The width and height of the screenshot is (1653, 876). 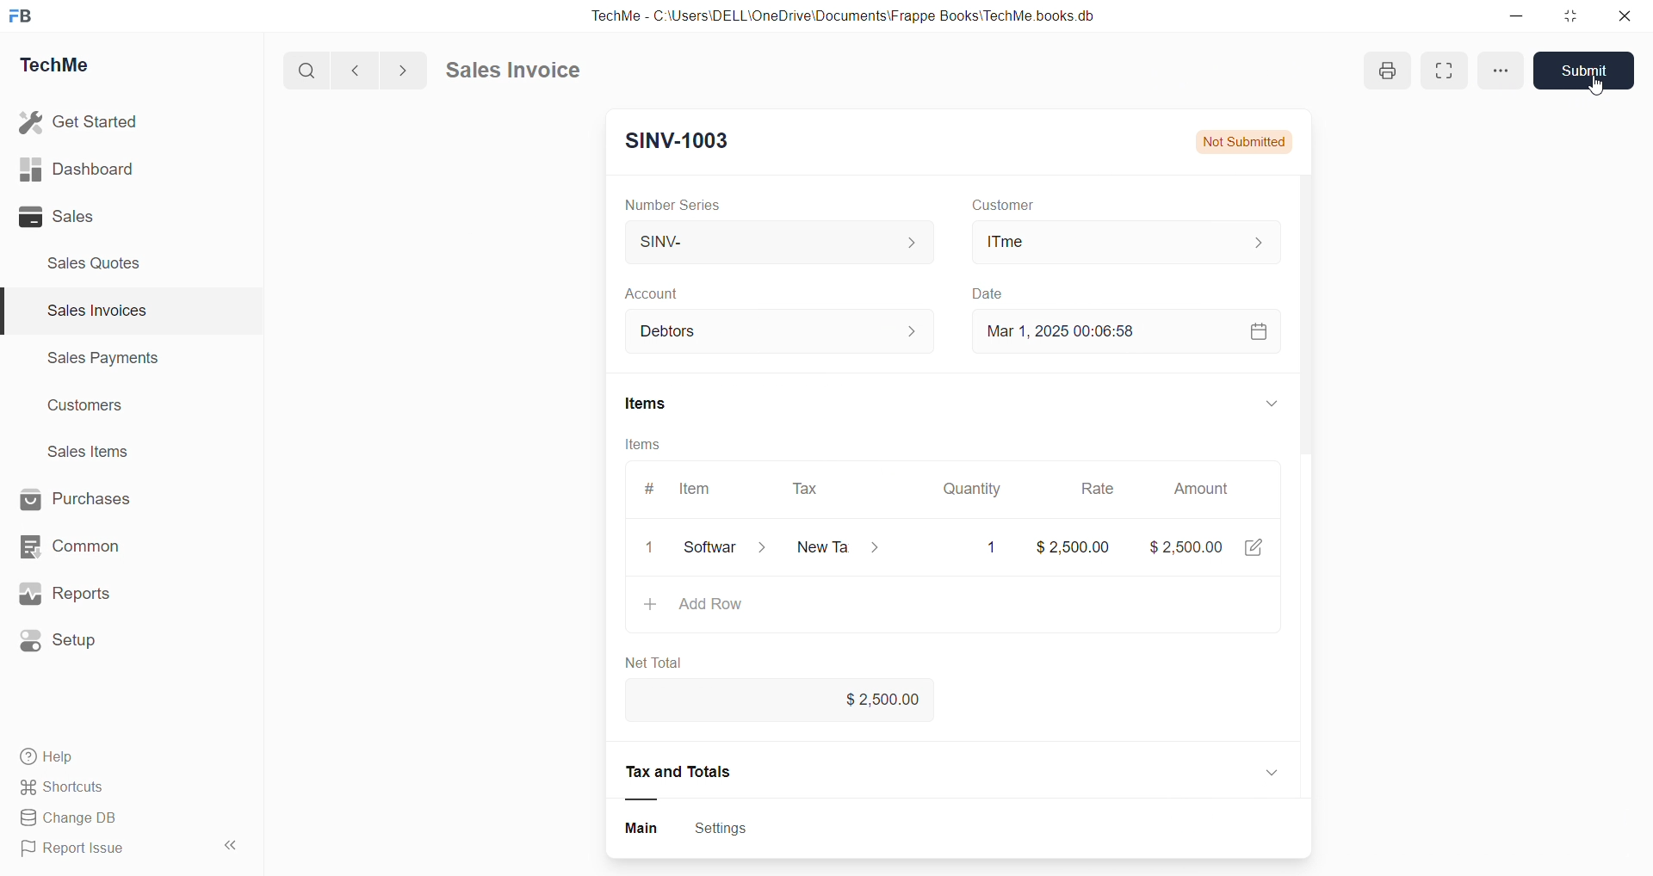 I want to click on $2,500.00, so click(x=901, y=698).